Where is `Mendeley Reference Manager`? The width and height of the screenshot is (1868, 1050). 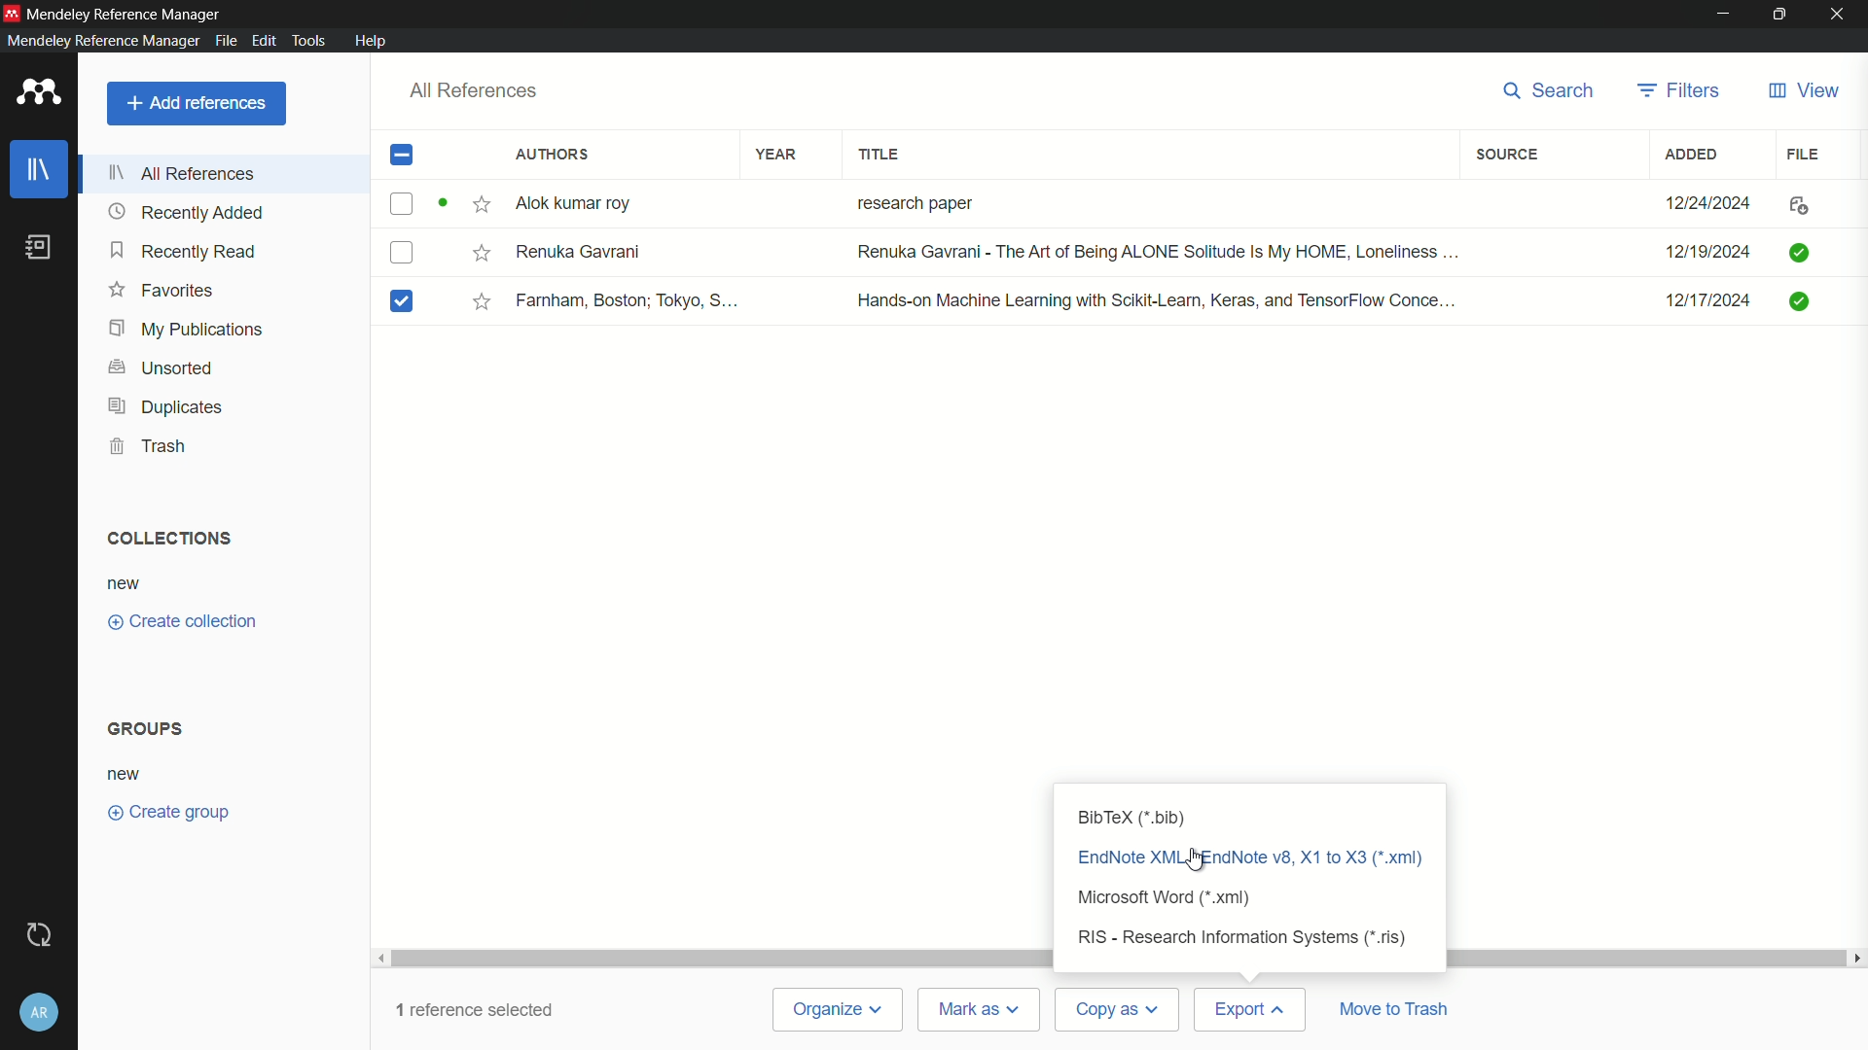 Mendeley Reference Manager is located at coordinates (127, 15).